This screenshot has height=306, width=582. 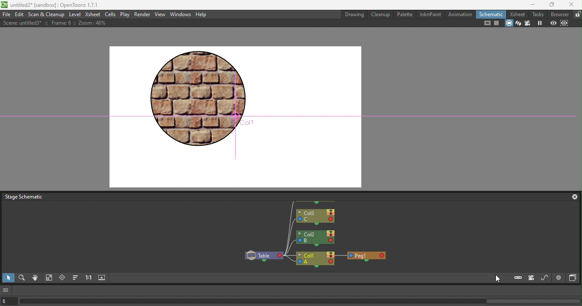 I want to click on Camera stand view, so click(x=509, y=23).